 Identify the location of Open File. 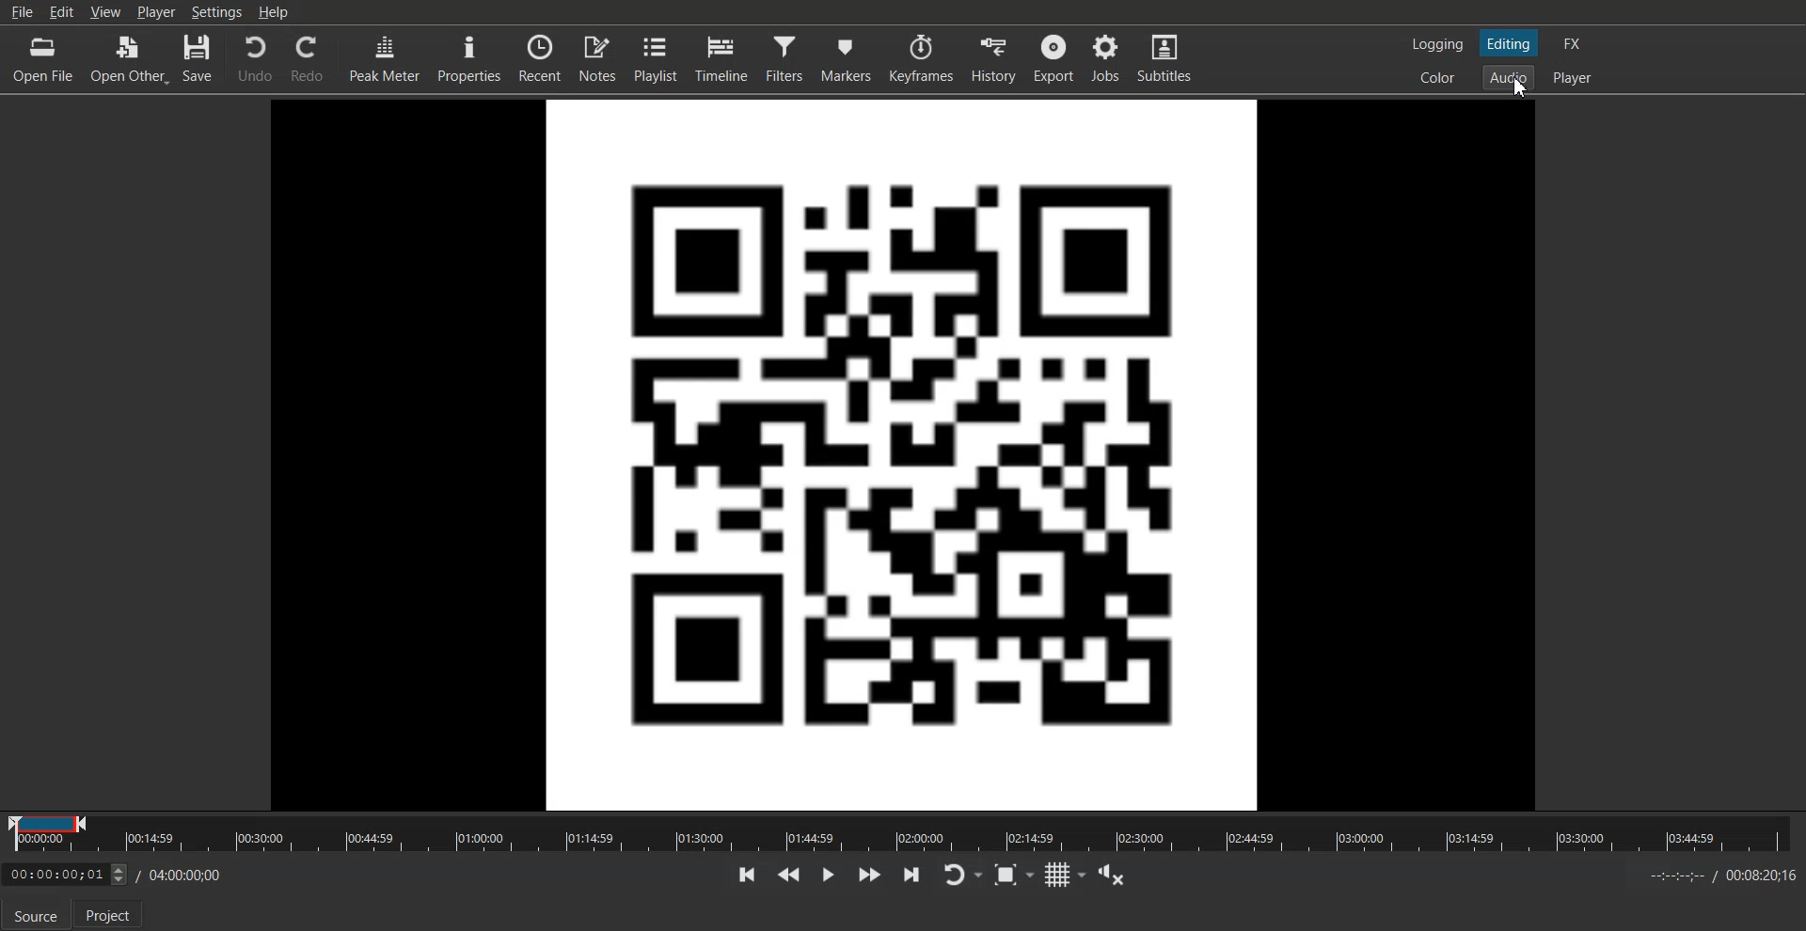
(41, 57).